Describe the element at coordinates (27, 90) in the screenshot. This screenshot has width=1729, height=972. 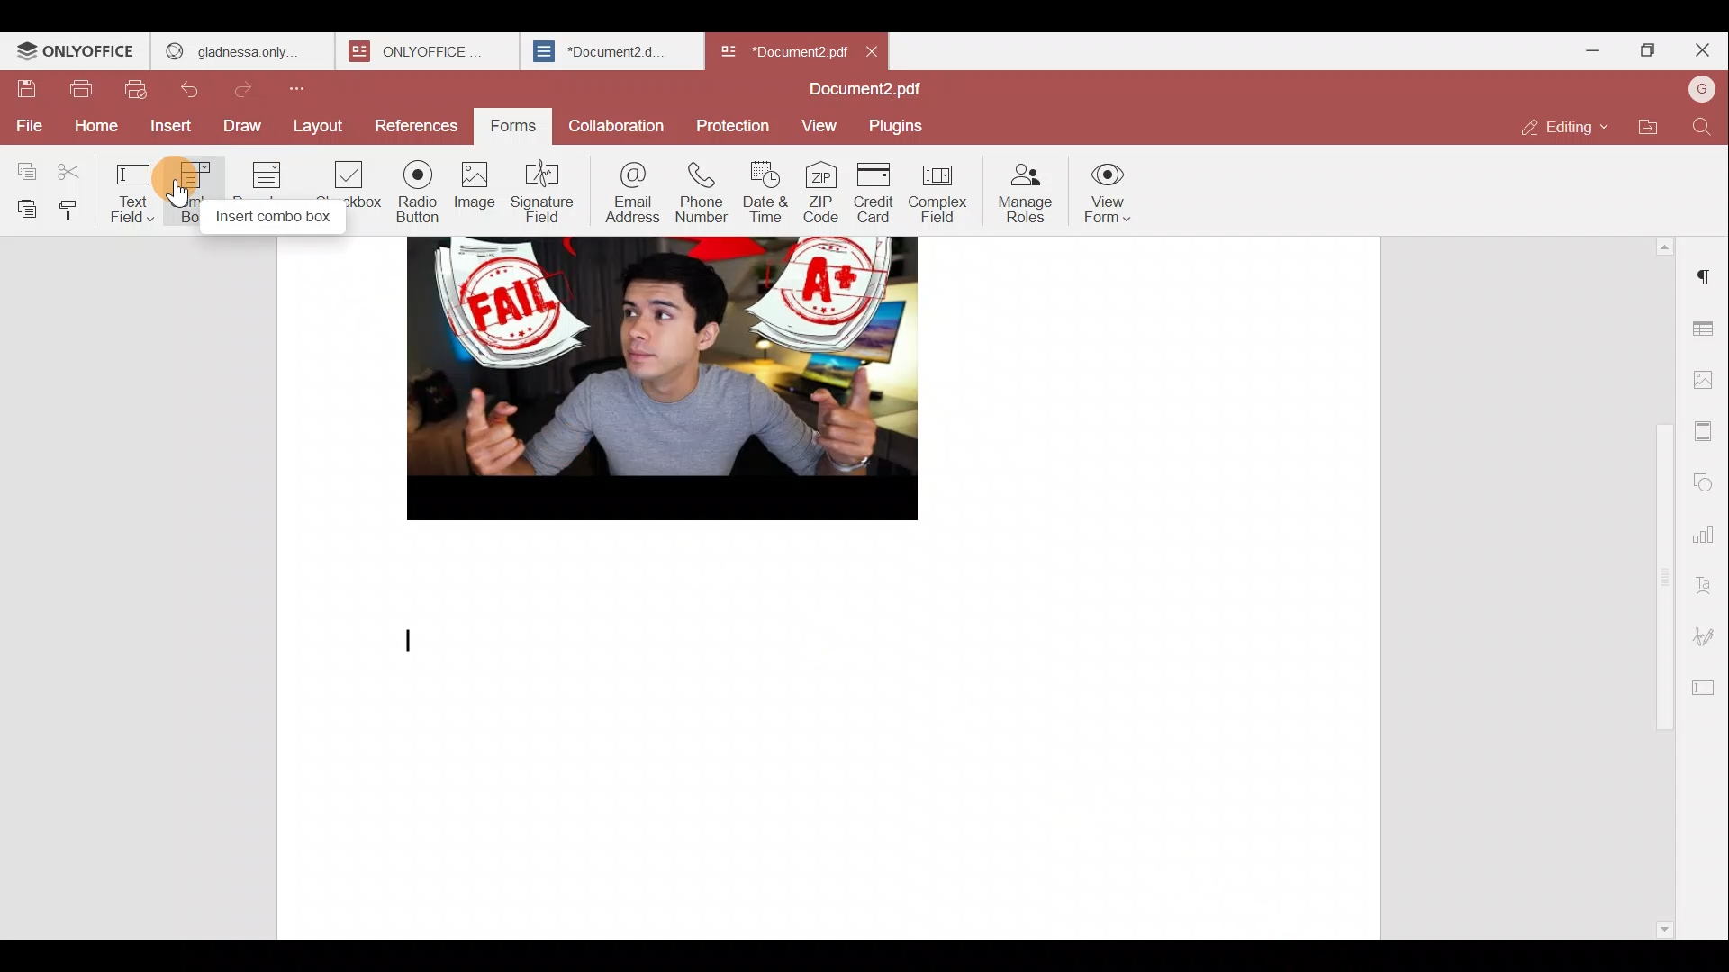
I see `Save` at that location.